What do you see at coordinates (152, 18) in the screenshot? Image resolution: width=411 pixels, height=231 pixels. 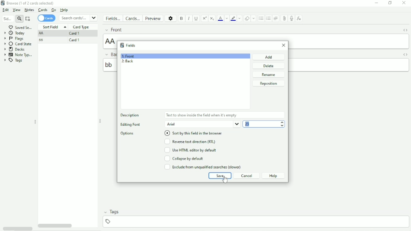 I see `Preview` at bounding box center [152, 18].